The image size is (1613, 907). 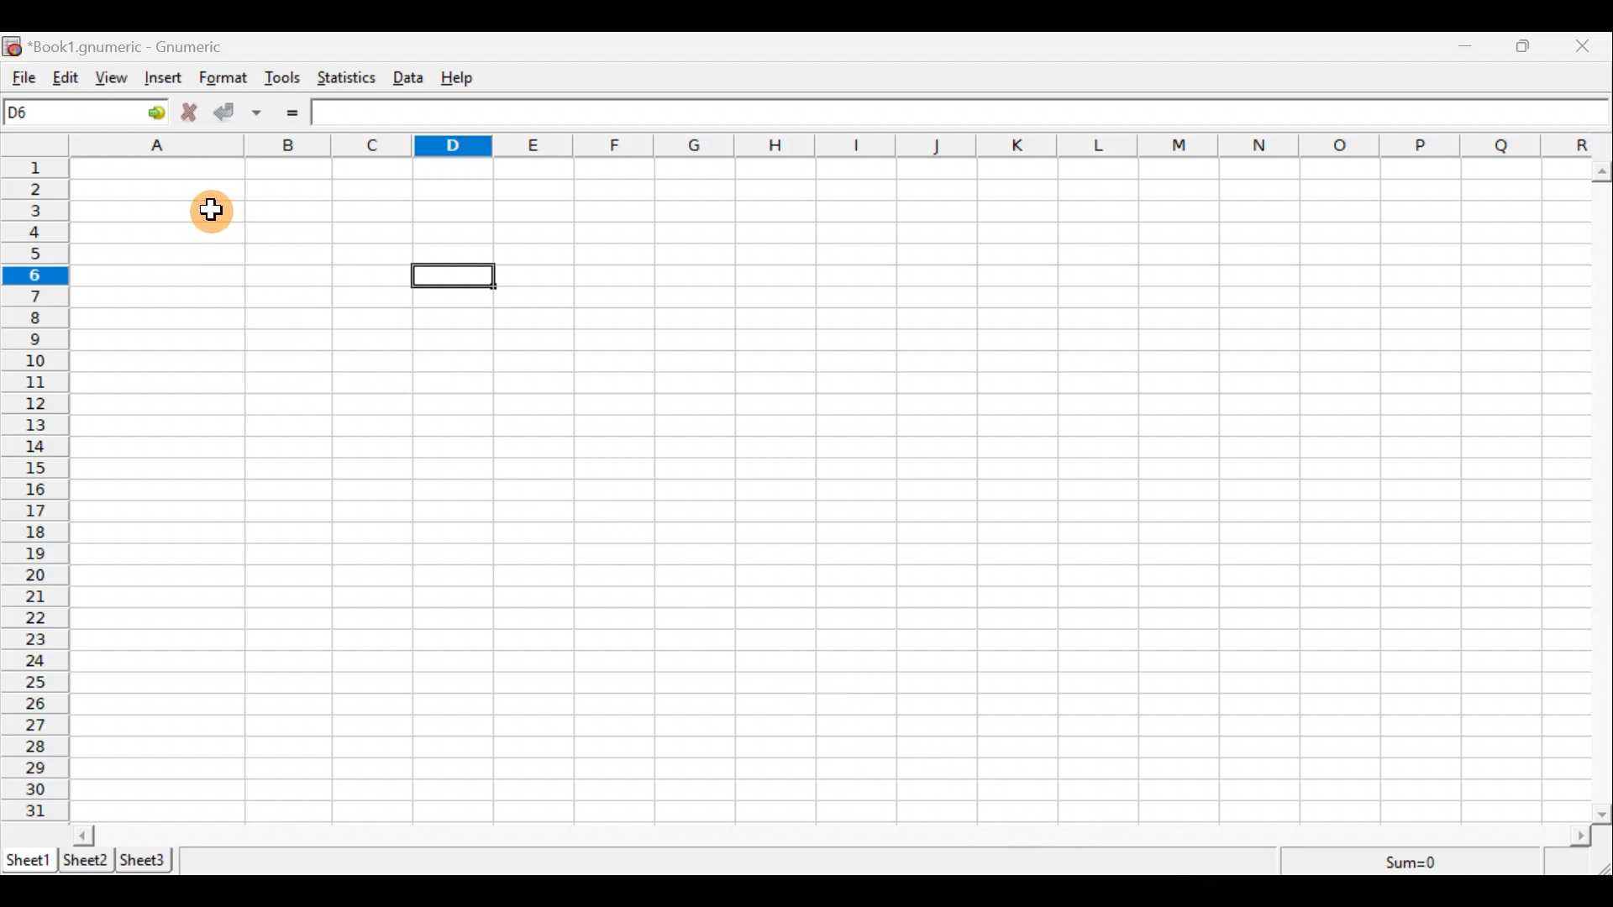 I want to click on icon, so click(x=12, y=46).